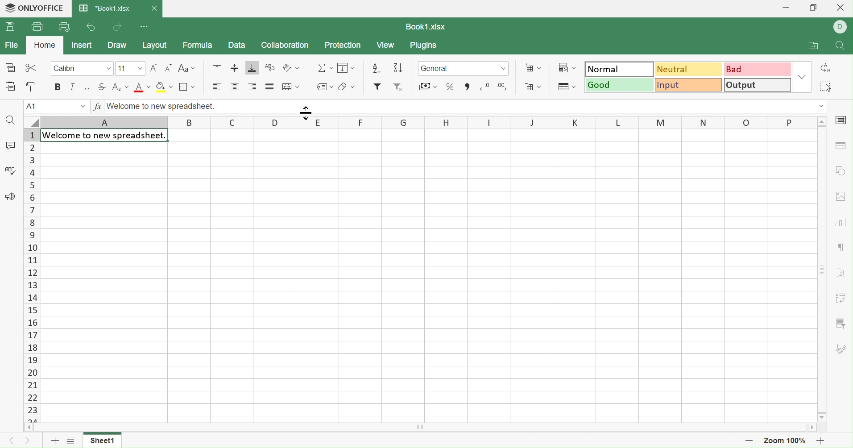  What do you see at coordinates (106, 8) in the screenshot?
I see `*Book1.xlsx` at bounding box center [106, 8].